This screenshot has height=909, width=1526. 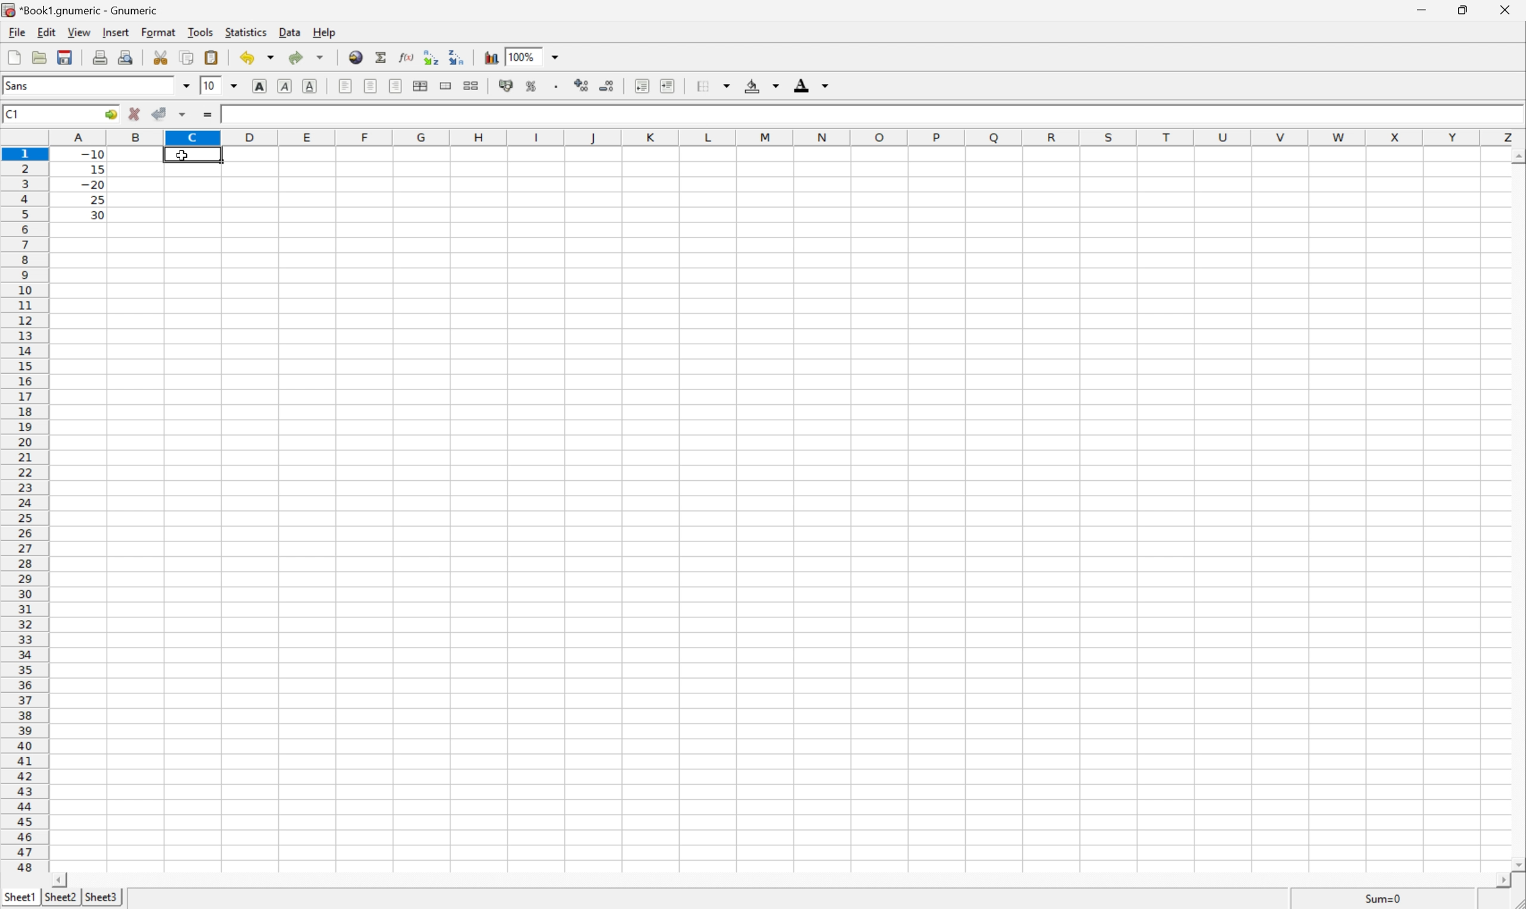 What do you see at coordinates (245, 32) in the screenshot?
I see `Statistics` at bounding box center [245, 32].